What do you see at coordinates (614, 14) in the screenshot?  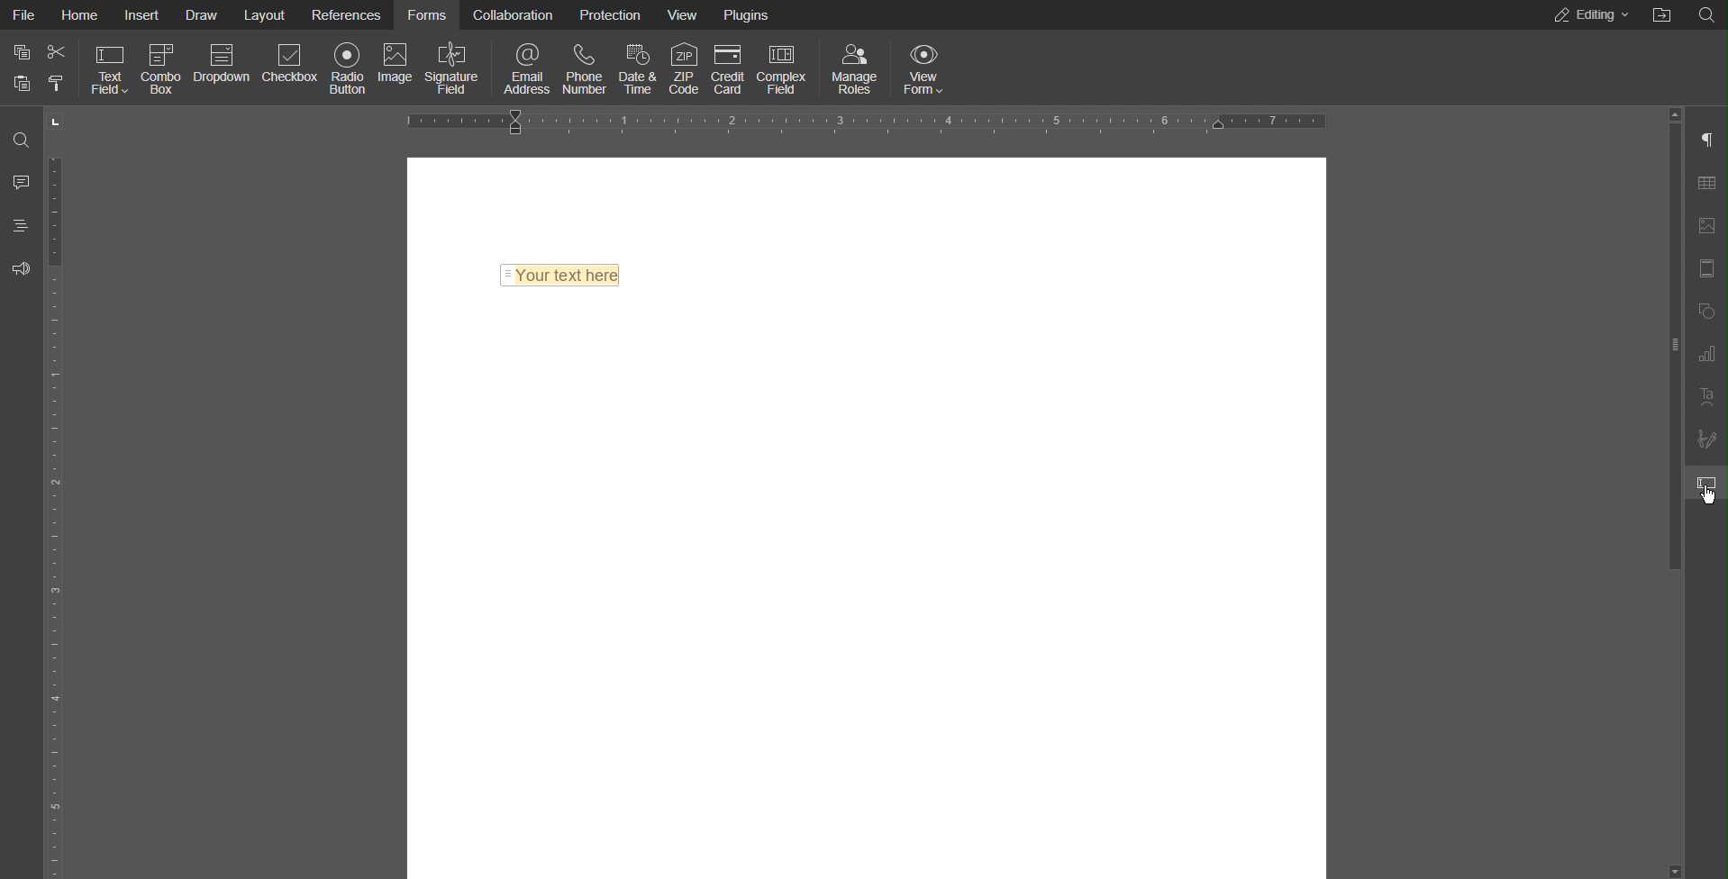 I see `Protection` at bounding box center [614, 14].